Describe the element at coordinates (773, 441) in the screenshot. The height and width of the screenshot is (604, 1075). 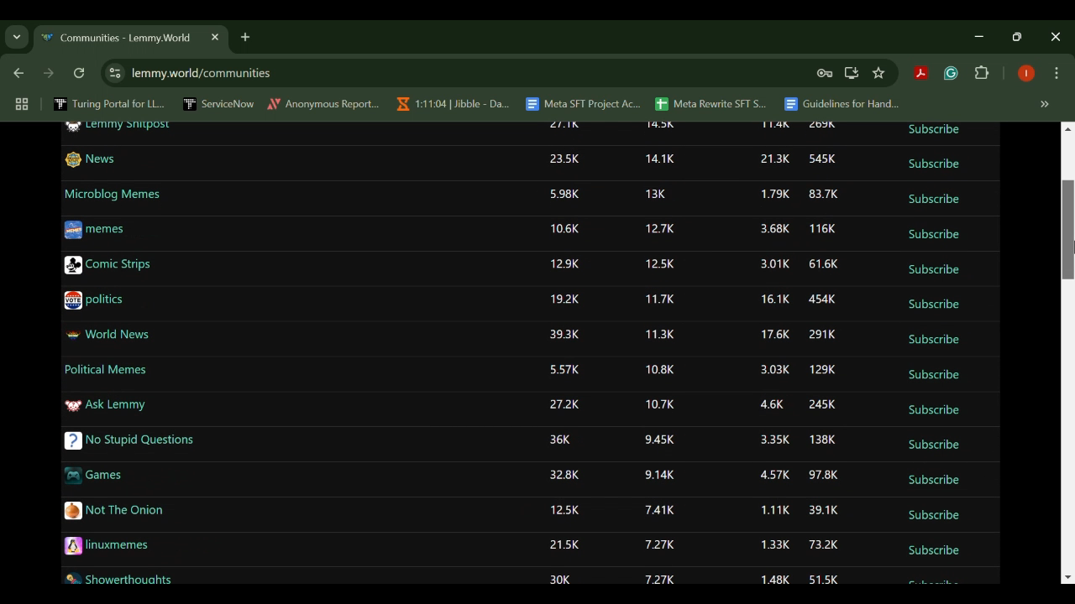
I see `3.35K` at that location.